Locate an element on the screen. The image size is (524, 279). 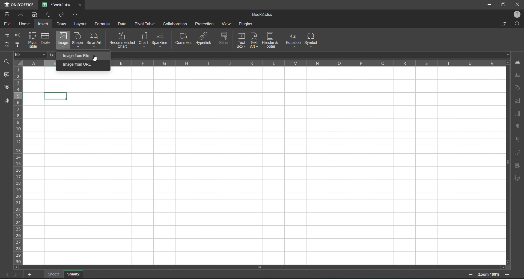
B5 is located at coordinates (29, 55).